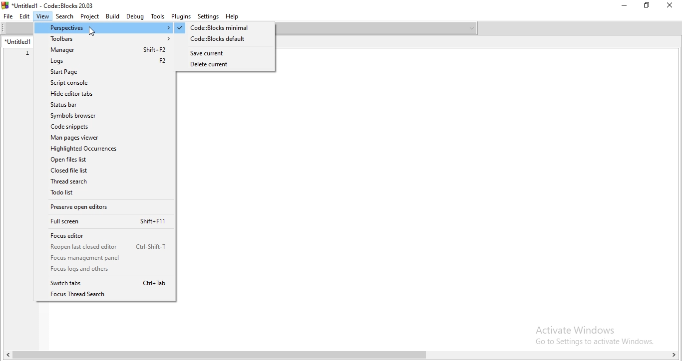  I want to click on *Untitled! - Code::Blocks 20.03, so click(50, 5).